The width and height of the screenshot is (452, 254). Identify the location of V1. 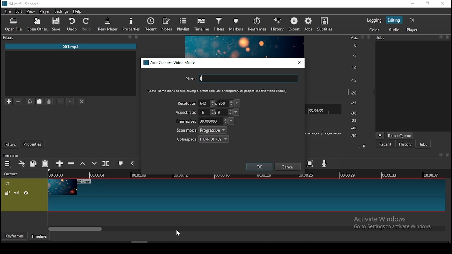
(7, 183).